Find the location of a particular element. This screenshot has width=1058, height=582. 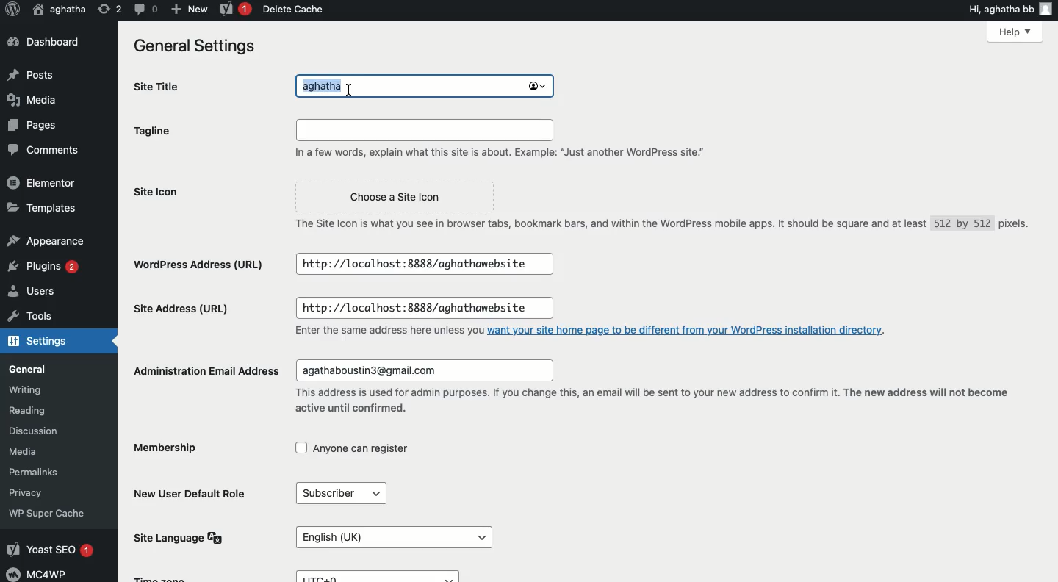

Appearance is located at coordinates (46, 242).